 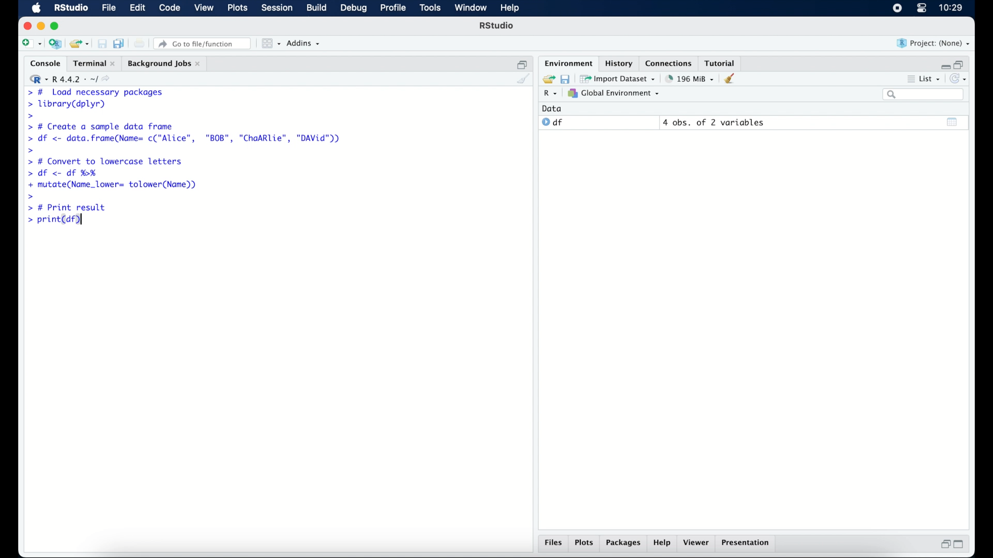 I want to click on project (none), so click(x=934, y=43).